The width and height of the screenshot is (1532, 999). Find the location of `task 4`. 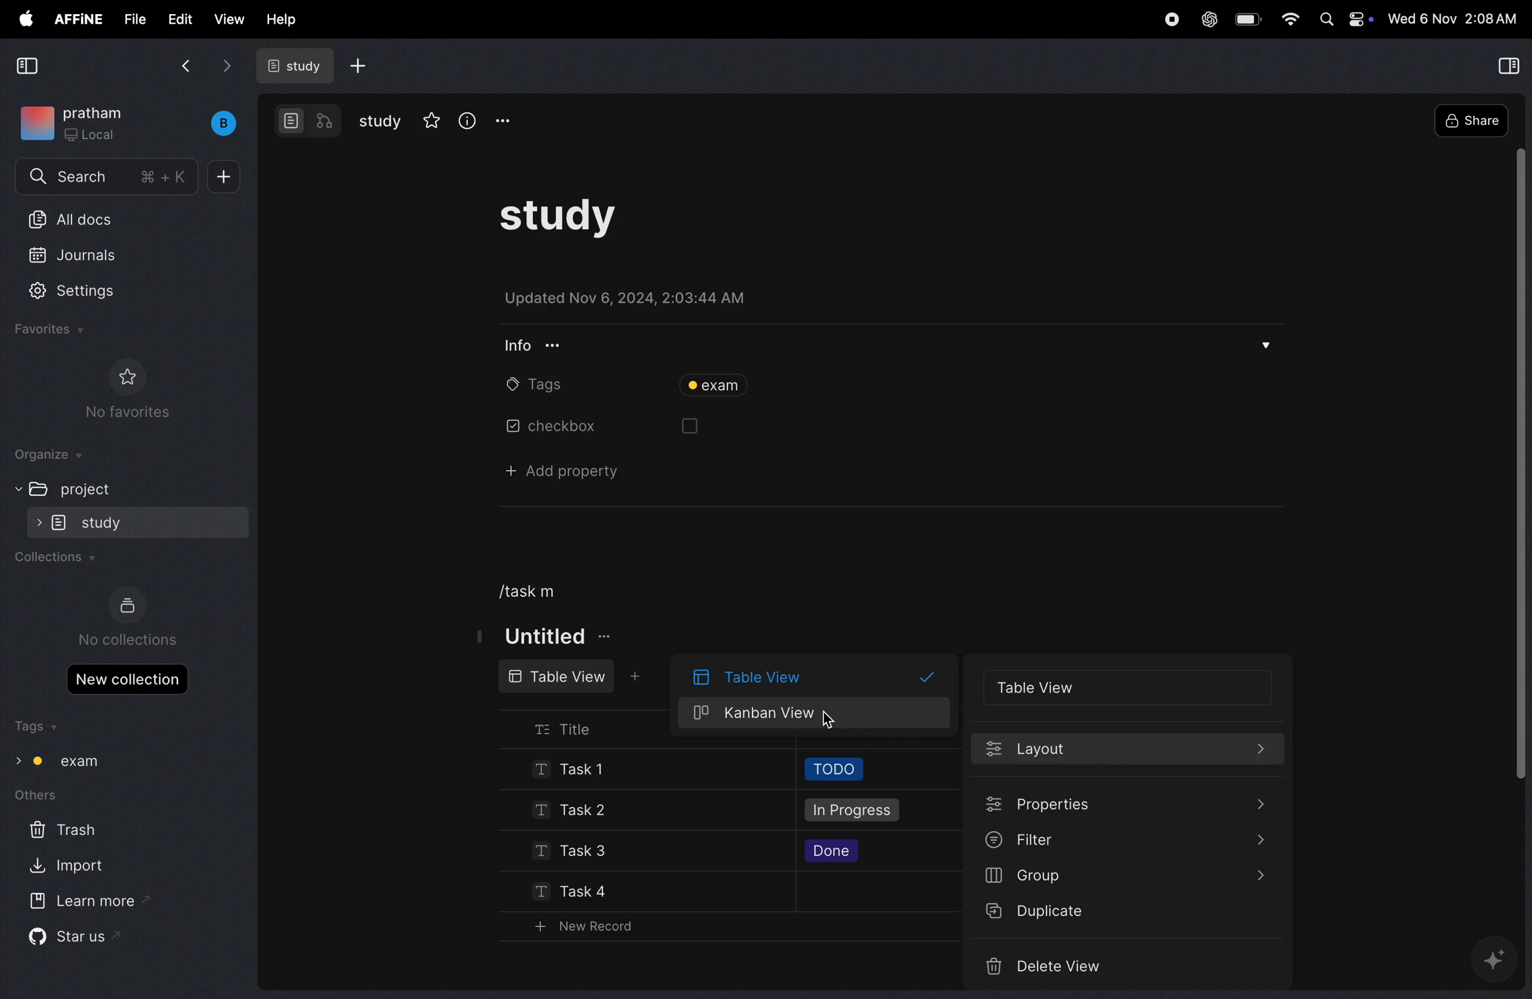

task 4 is located at coordinates (556, 890).